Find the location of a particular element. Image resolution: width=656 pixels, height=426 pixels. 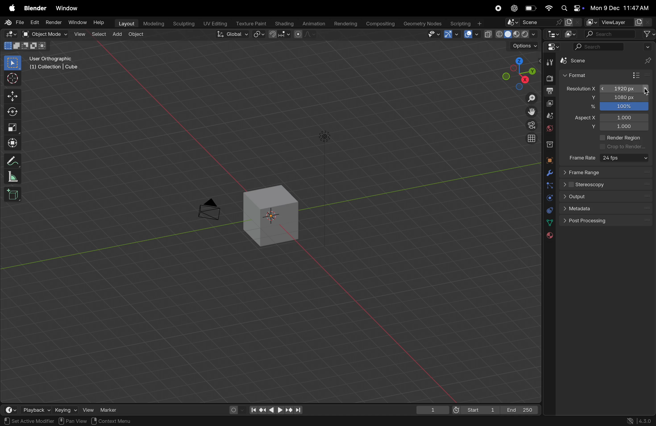

blender menu is located at coordinates (37, 9).